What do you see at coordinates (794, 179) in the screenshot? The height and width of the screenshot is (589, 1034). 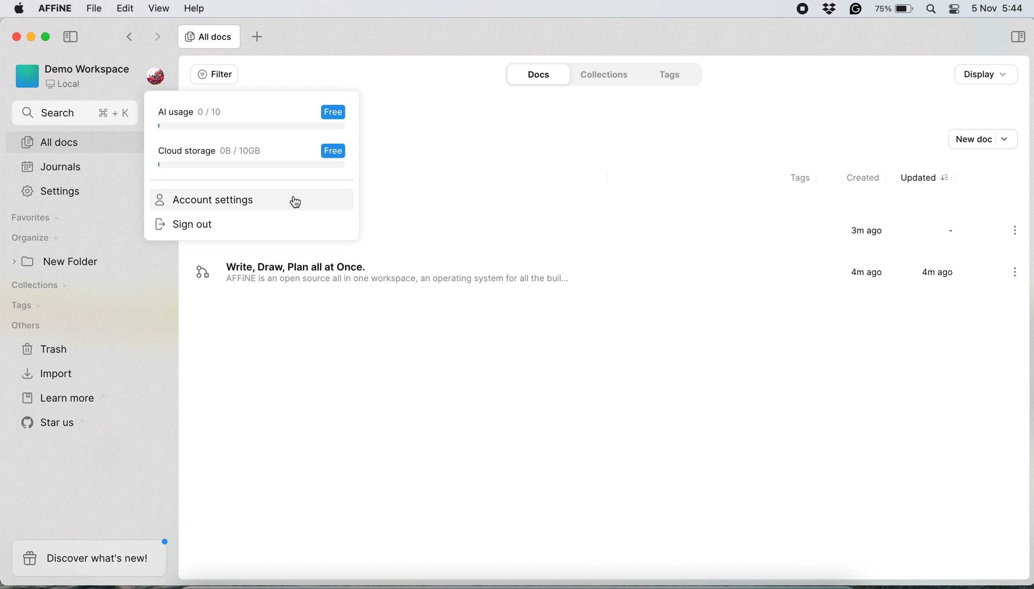 I see `tags` at bounding box center [794, 179].